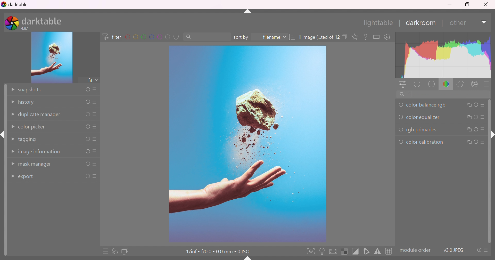  I want to click on typing cursor, so click(408, 94).